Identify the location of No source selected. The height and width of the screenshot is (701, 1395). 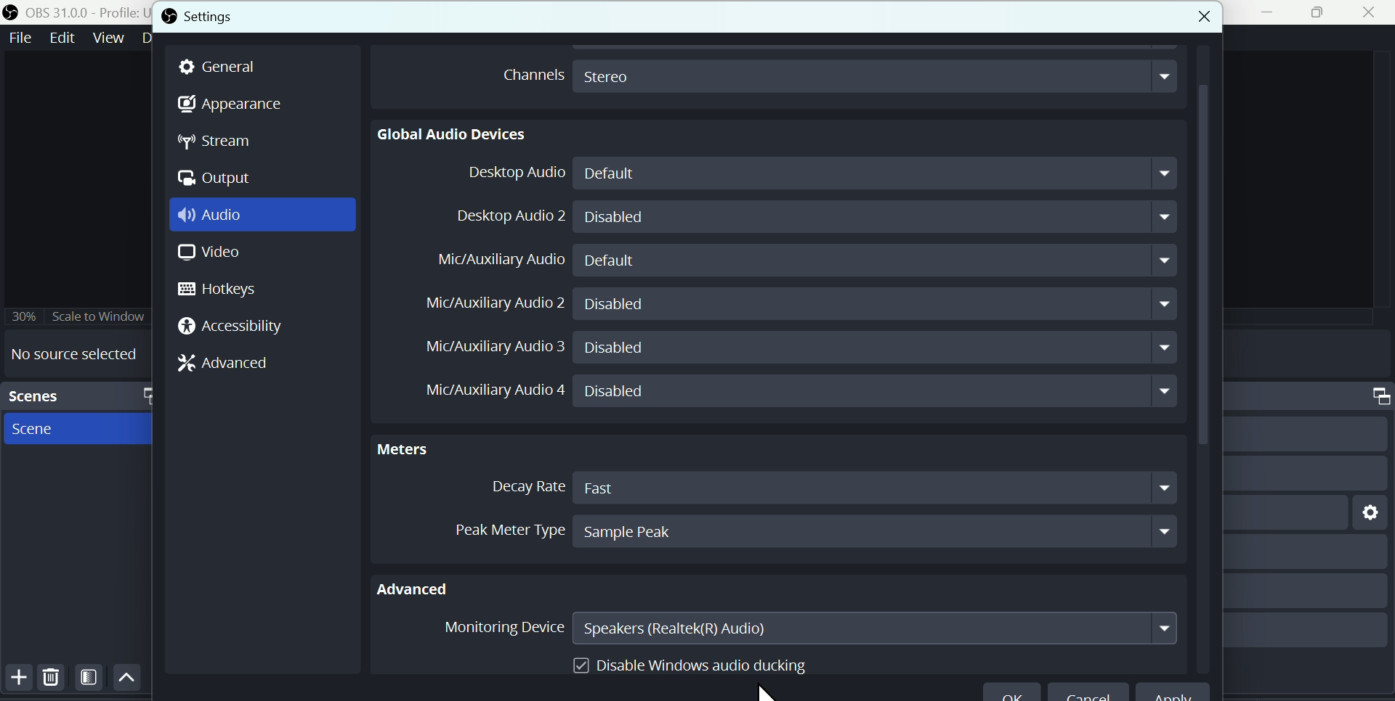
(74, 353).